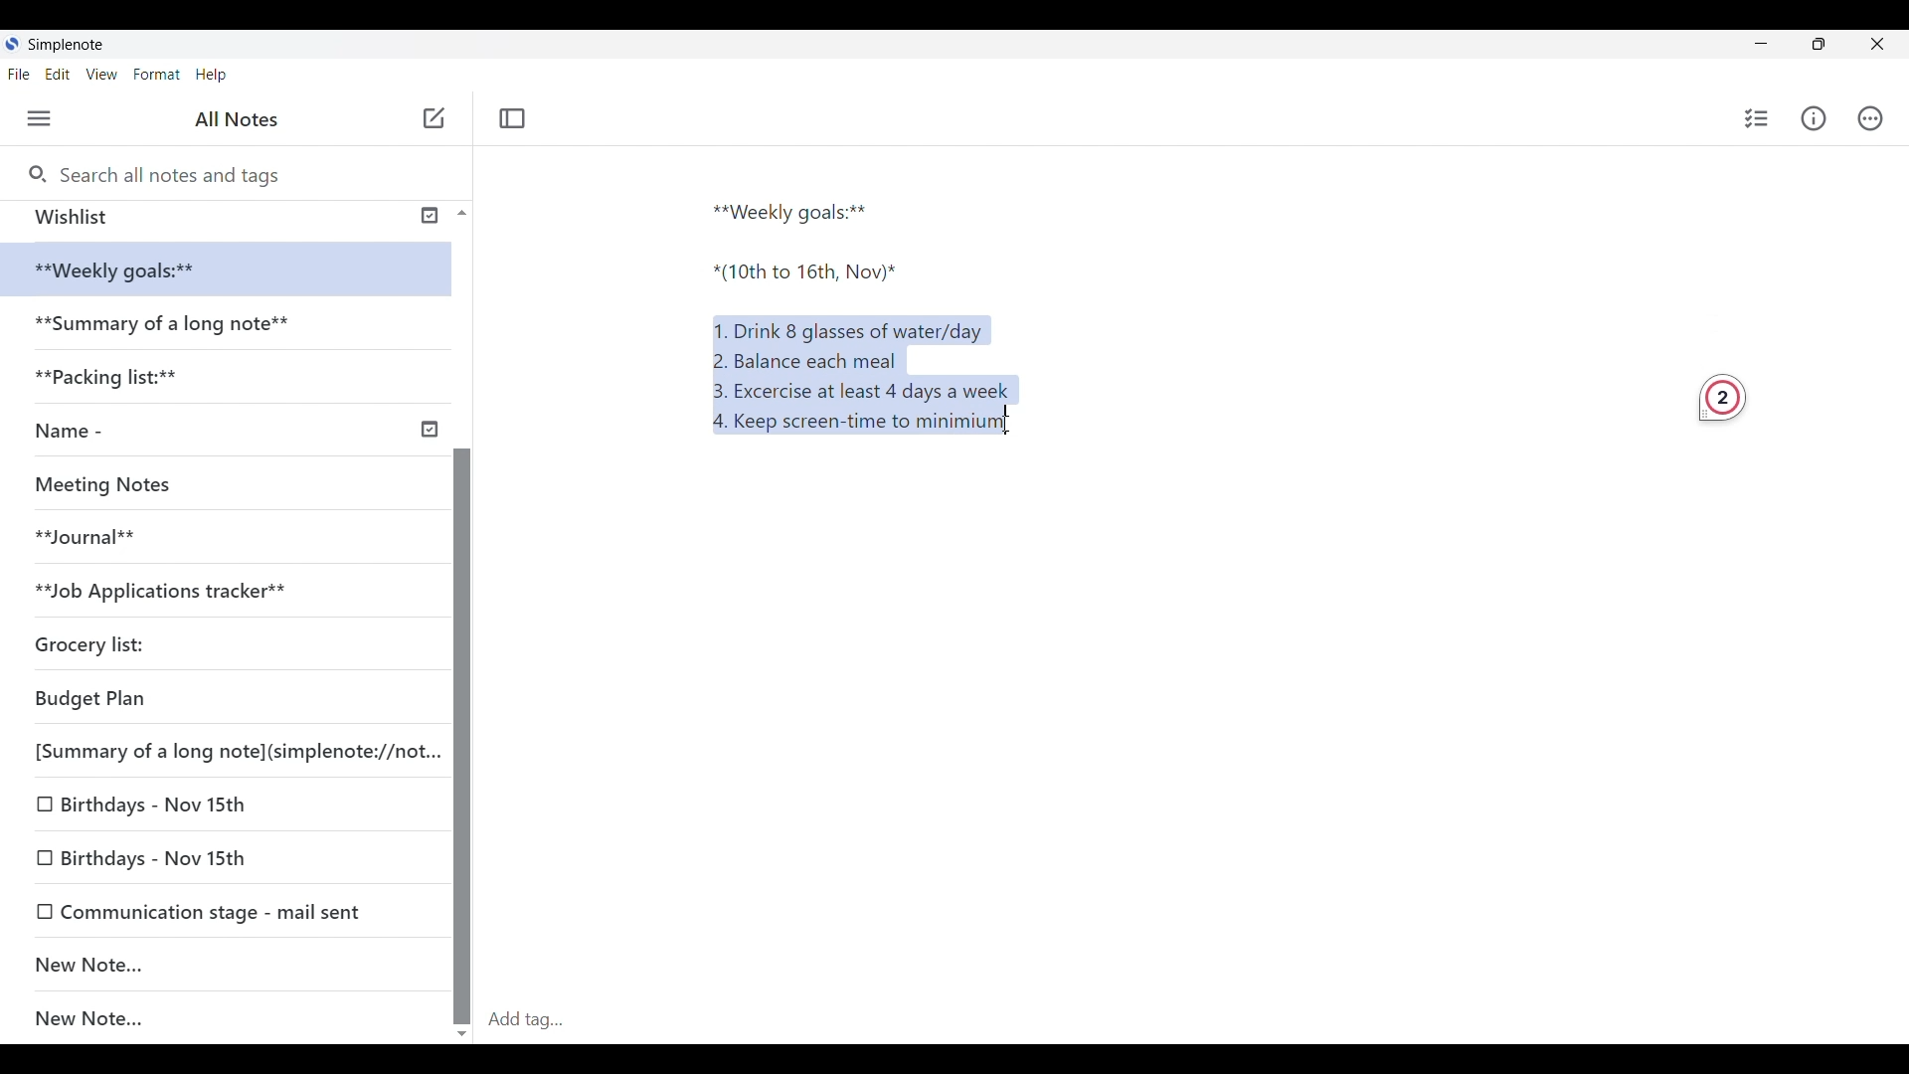 Image resolution: width=1909 pixels, height=1074 pixels. I want to click on 4. Keep screen-time to minimium, so click(854, 426).